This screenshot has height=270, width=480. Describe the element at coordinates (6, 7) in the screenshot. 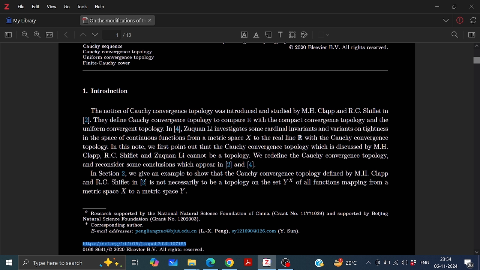

I see `Zotero` at that location.